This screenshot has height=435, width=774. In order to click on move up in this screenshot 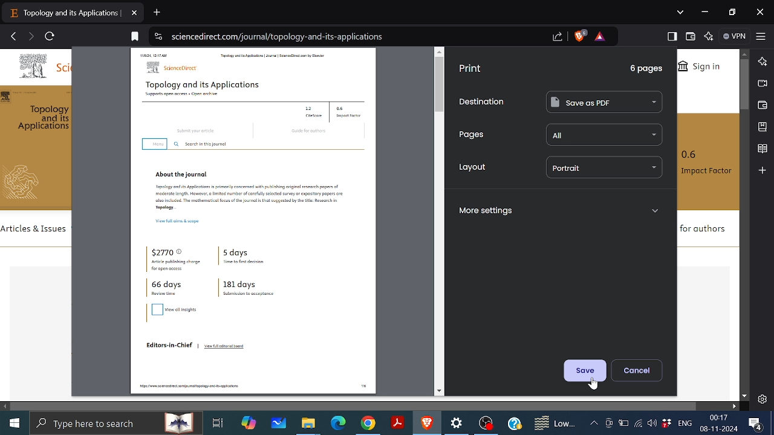, I will do `click(439, 50)`.